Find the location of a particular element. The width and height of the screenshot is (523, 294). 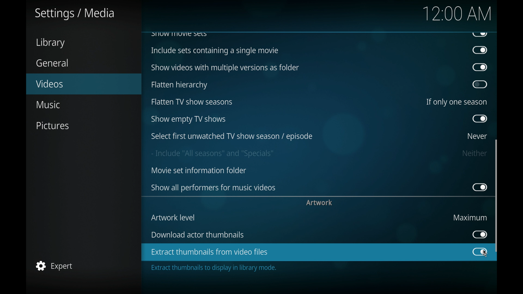

show empty tv shows is located at coordinates (189, 120).